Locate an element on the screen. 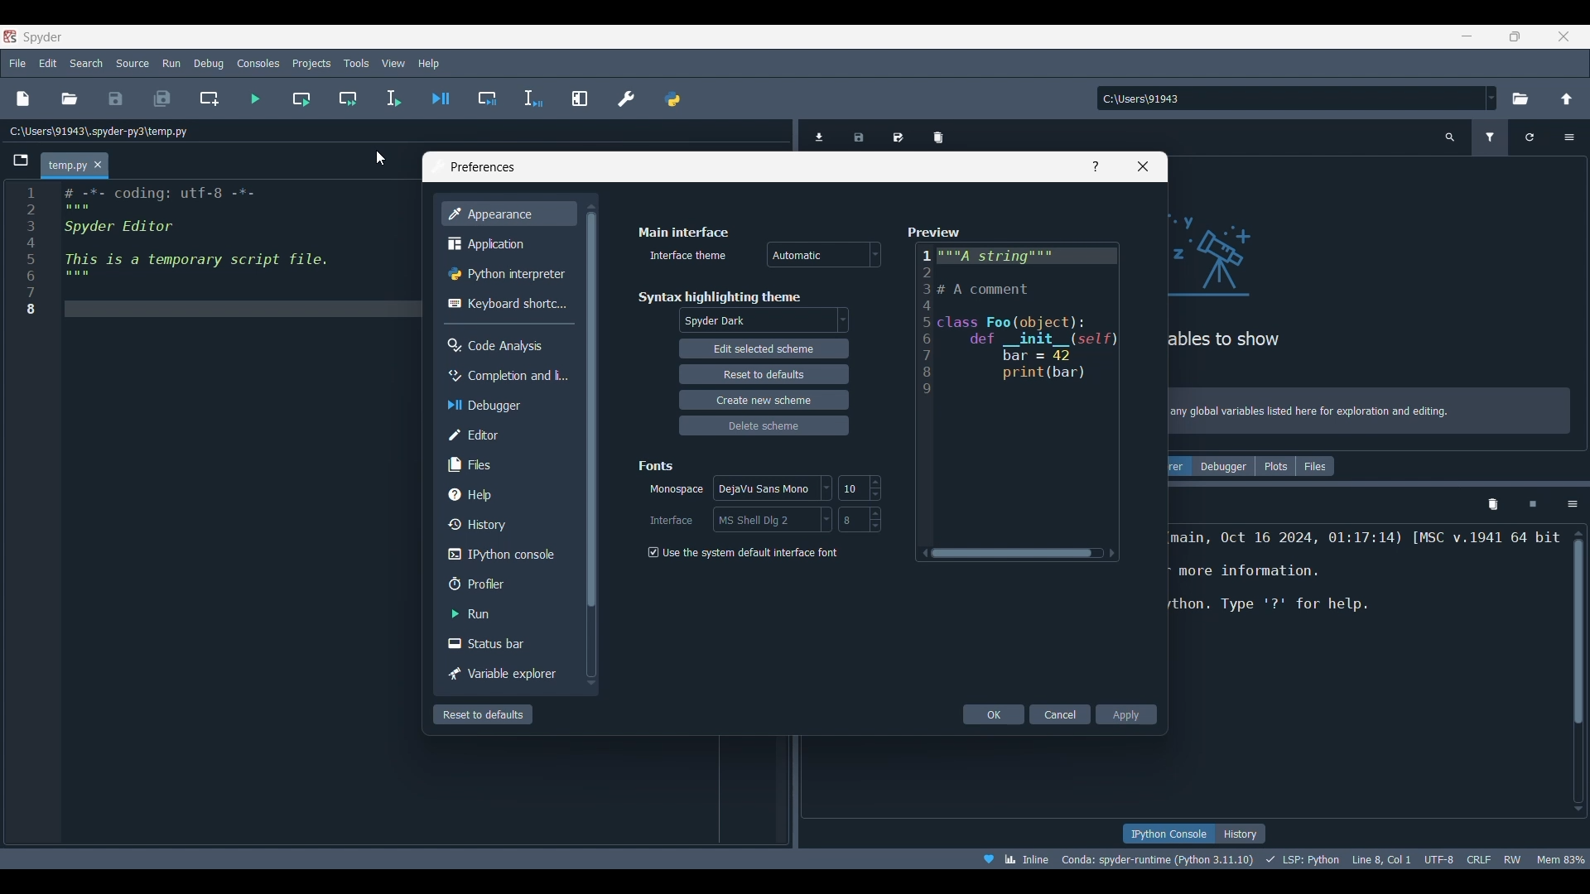  Plots is located at coordinates (1272, 467).